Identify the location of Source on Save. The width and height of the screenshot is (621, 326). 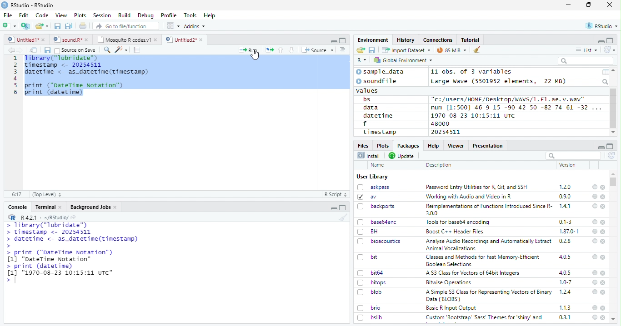
(75, 50).